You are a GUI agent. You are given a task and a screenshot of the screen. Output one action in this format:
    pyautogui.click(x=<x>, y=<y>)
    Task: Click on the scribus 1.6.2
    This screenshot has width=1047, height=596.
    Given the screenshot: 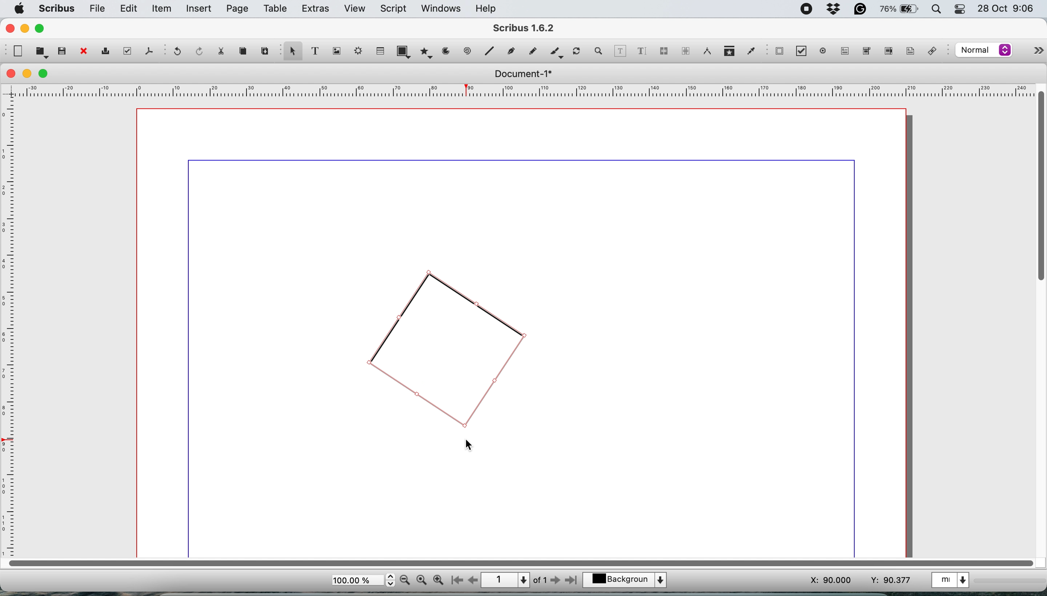 What is the action you would take?
    pyautogui.click(x=532, y=28)
    